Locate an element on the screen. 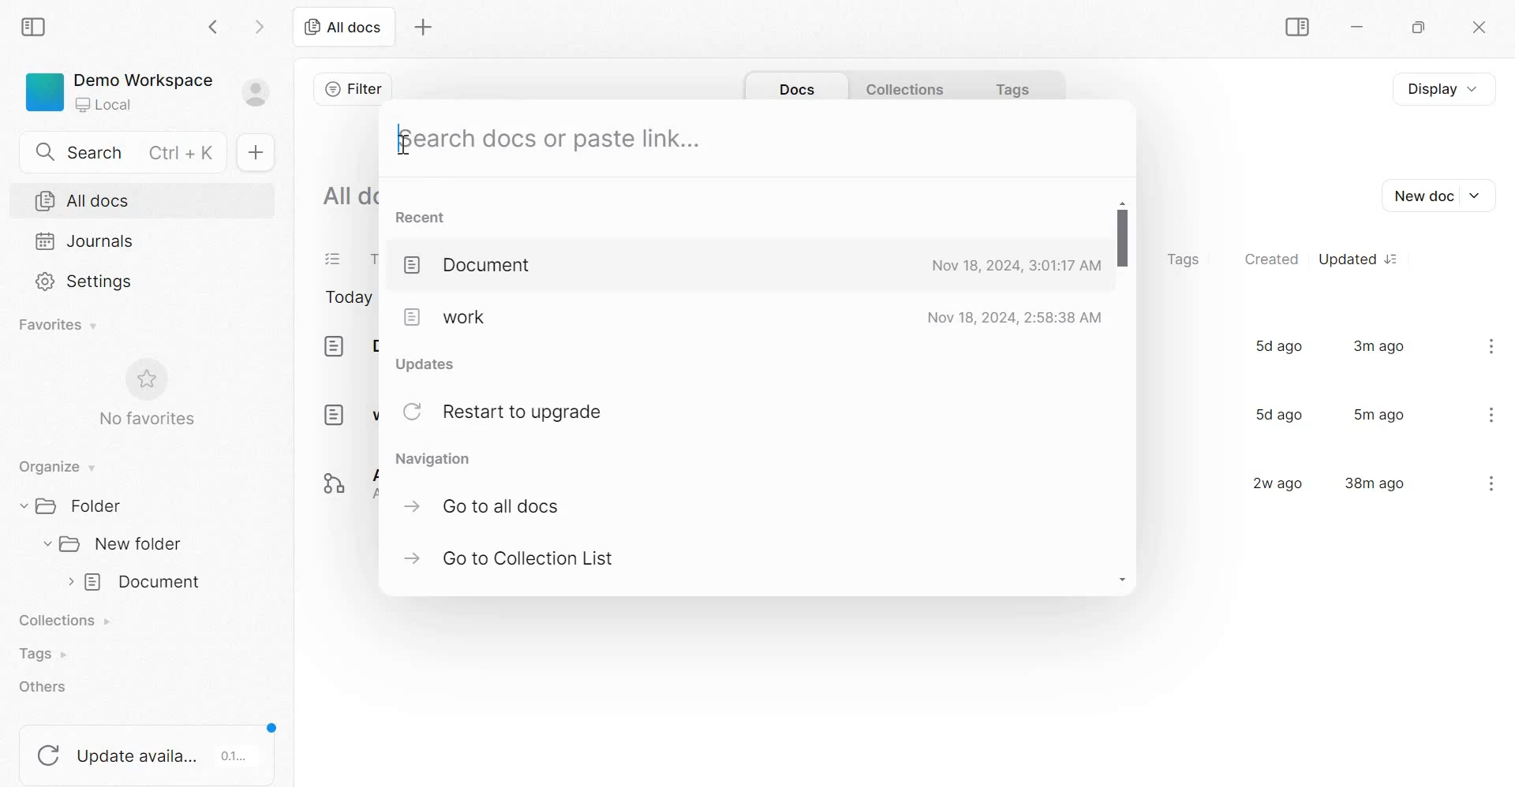 Image resolution: width=1515 pixels, height=787 pixels. new doc is located at coordinates (254, 151).